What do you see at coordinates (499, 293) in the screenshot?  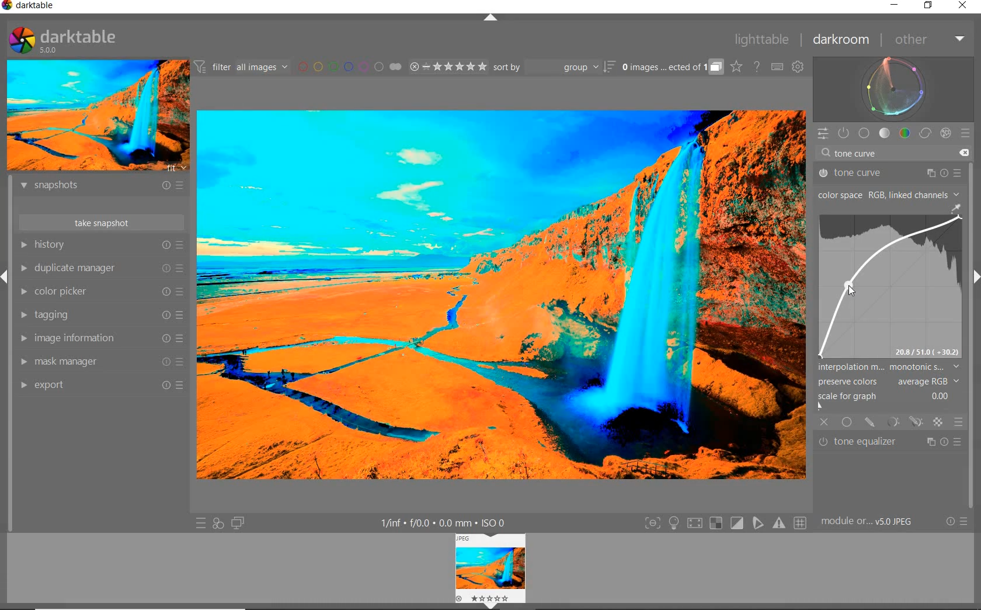 I see `SELECTED IMAGE` at bounding box center [499, 293].